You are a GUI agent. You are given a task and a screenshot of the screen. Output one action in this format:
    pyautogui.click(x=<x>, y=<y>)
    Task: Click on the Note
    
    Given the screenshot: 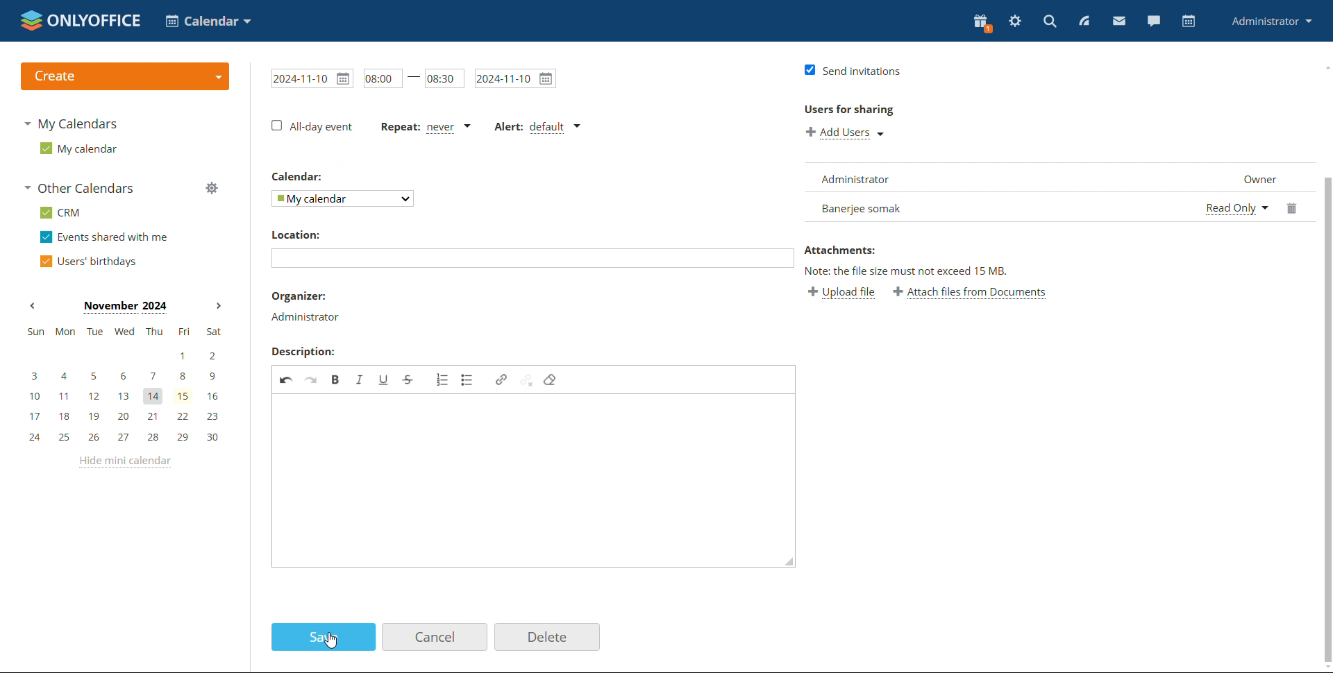 What is the action you would take?
    pyautogui.click(x=898, y=271)
    